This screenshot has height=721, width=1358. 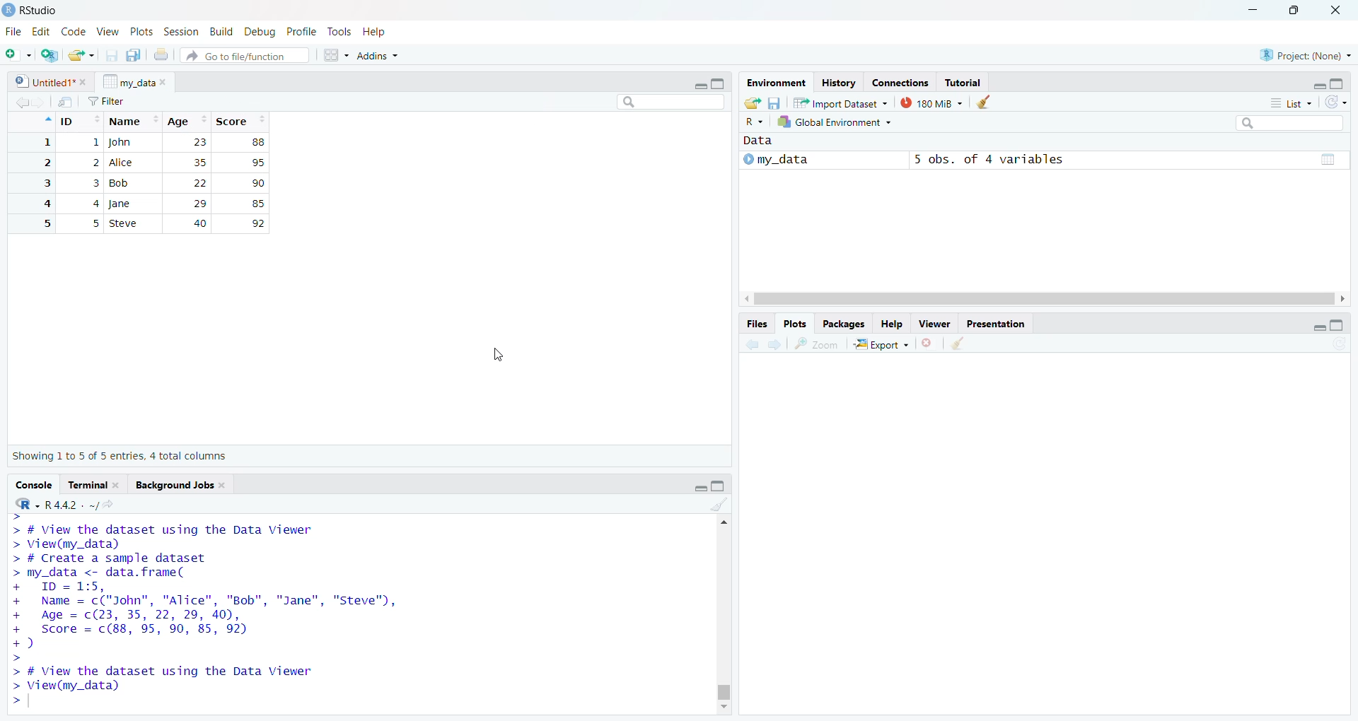 What do you see at coordinates (30, 10) in the screenshot?
I see `Rstudio` at bounding box center [30, 10].